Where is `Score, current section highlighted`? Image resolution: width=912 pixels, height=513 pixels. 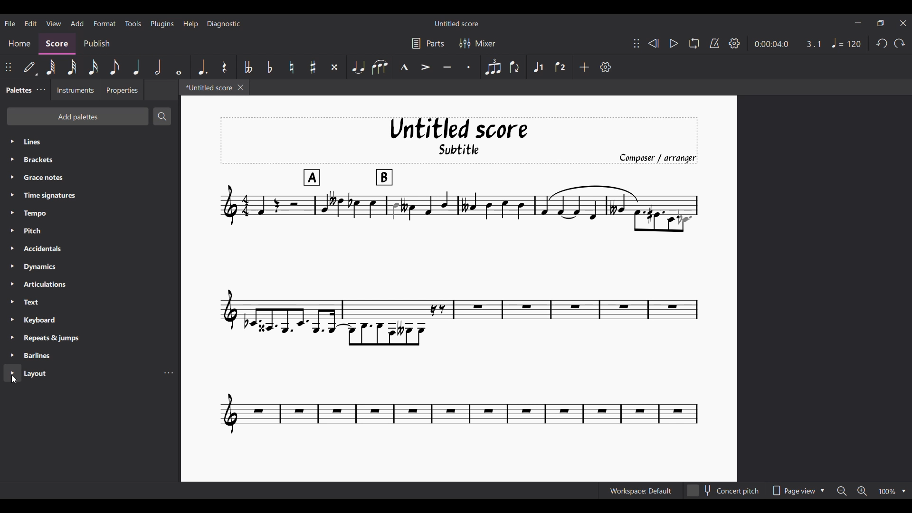
Score, current section highlighted is located at coordinates (57, 44).